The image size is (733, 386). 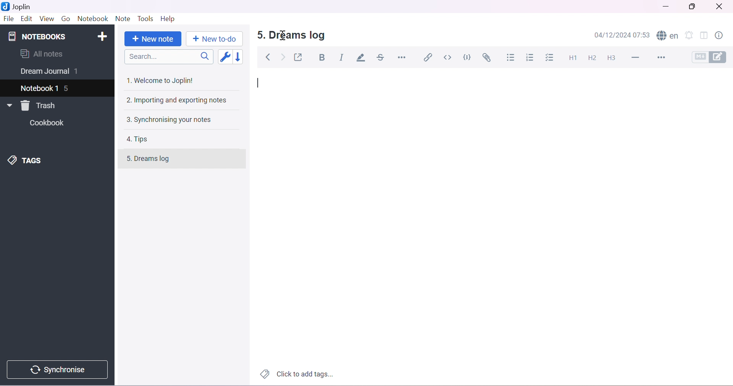 What do you see at coordinates (49, 124) in the screenshot?
I see `Cookbook` at bounding box center [49, 124].